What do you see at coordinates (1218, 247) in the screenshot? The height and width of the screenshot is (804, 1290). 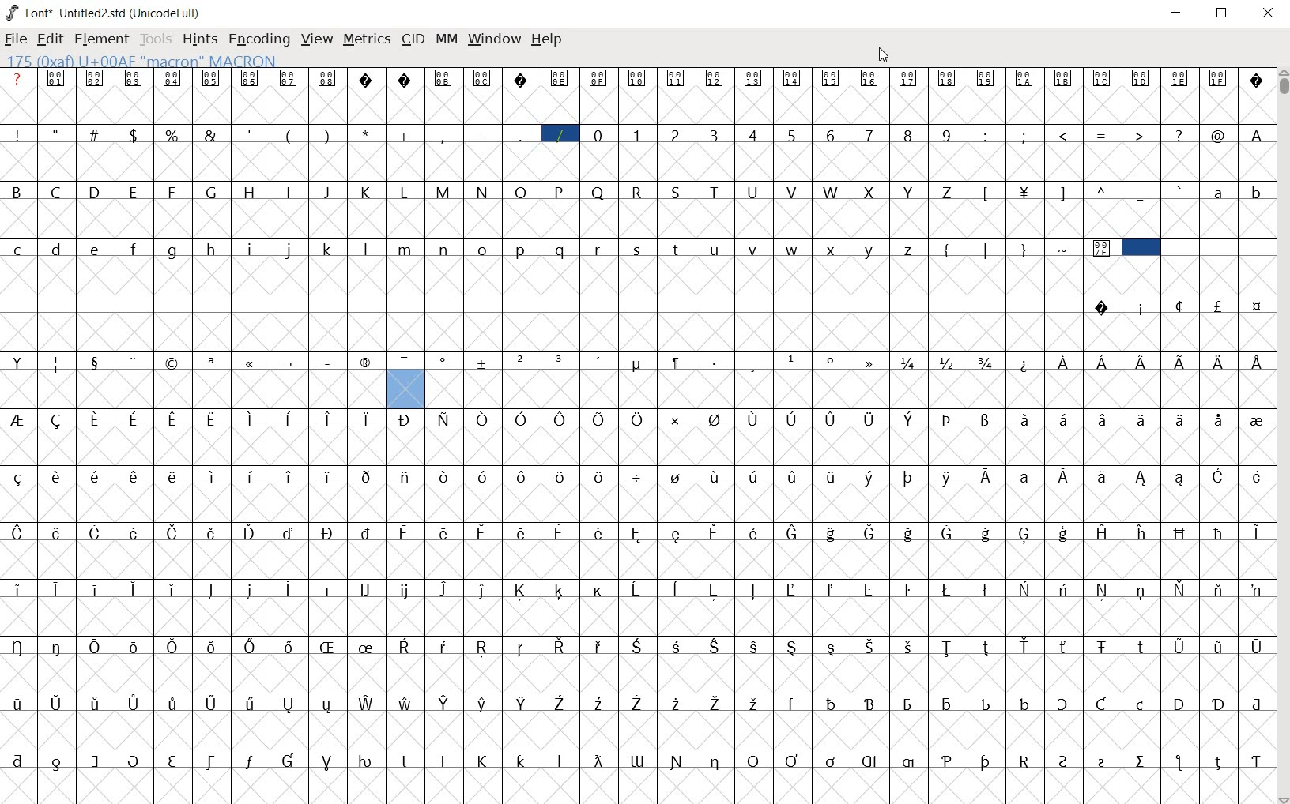 I see `empty spaces` at bounding box center [1218, 247].